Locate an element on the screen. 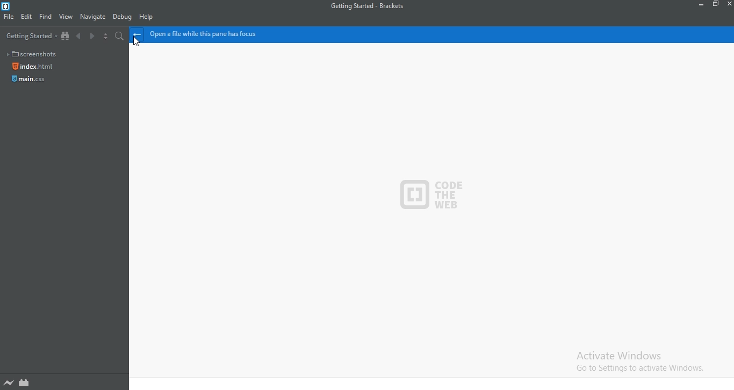 The width and height of the screenshot is (734, 390). File is located at coordinates (9, 17).